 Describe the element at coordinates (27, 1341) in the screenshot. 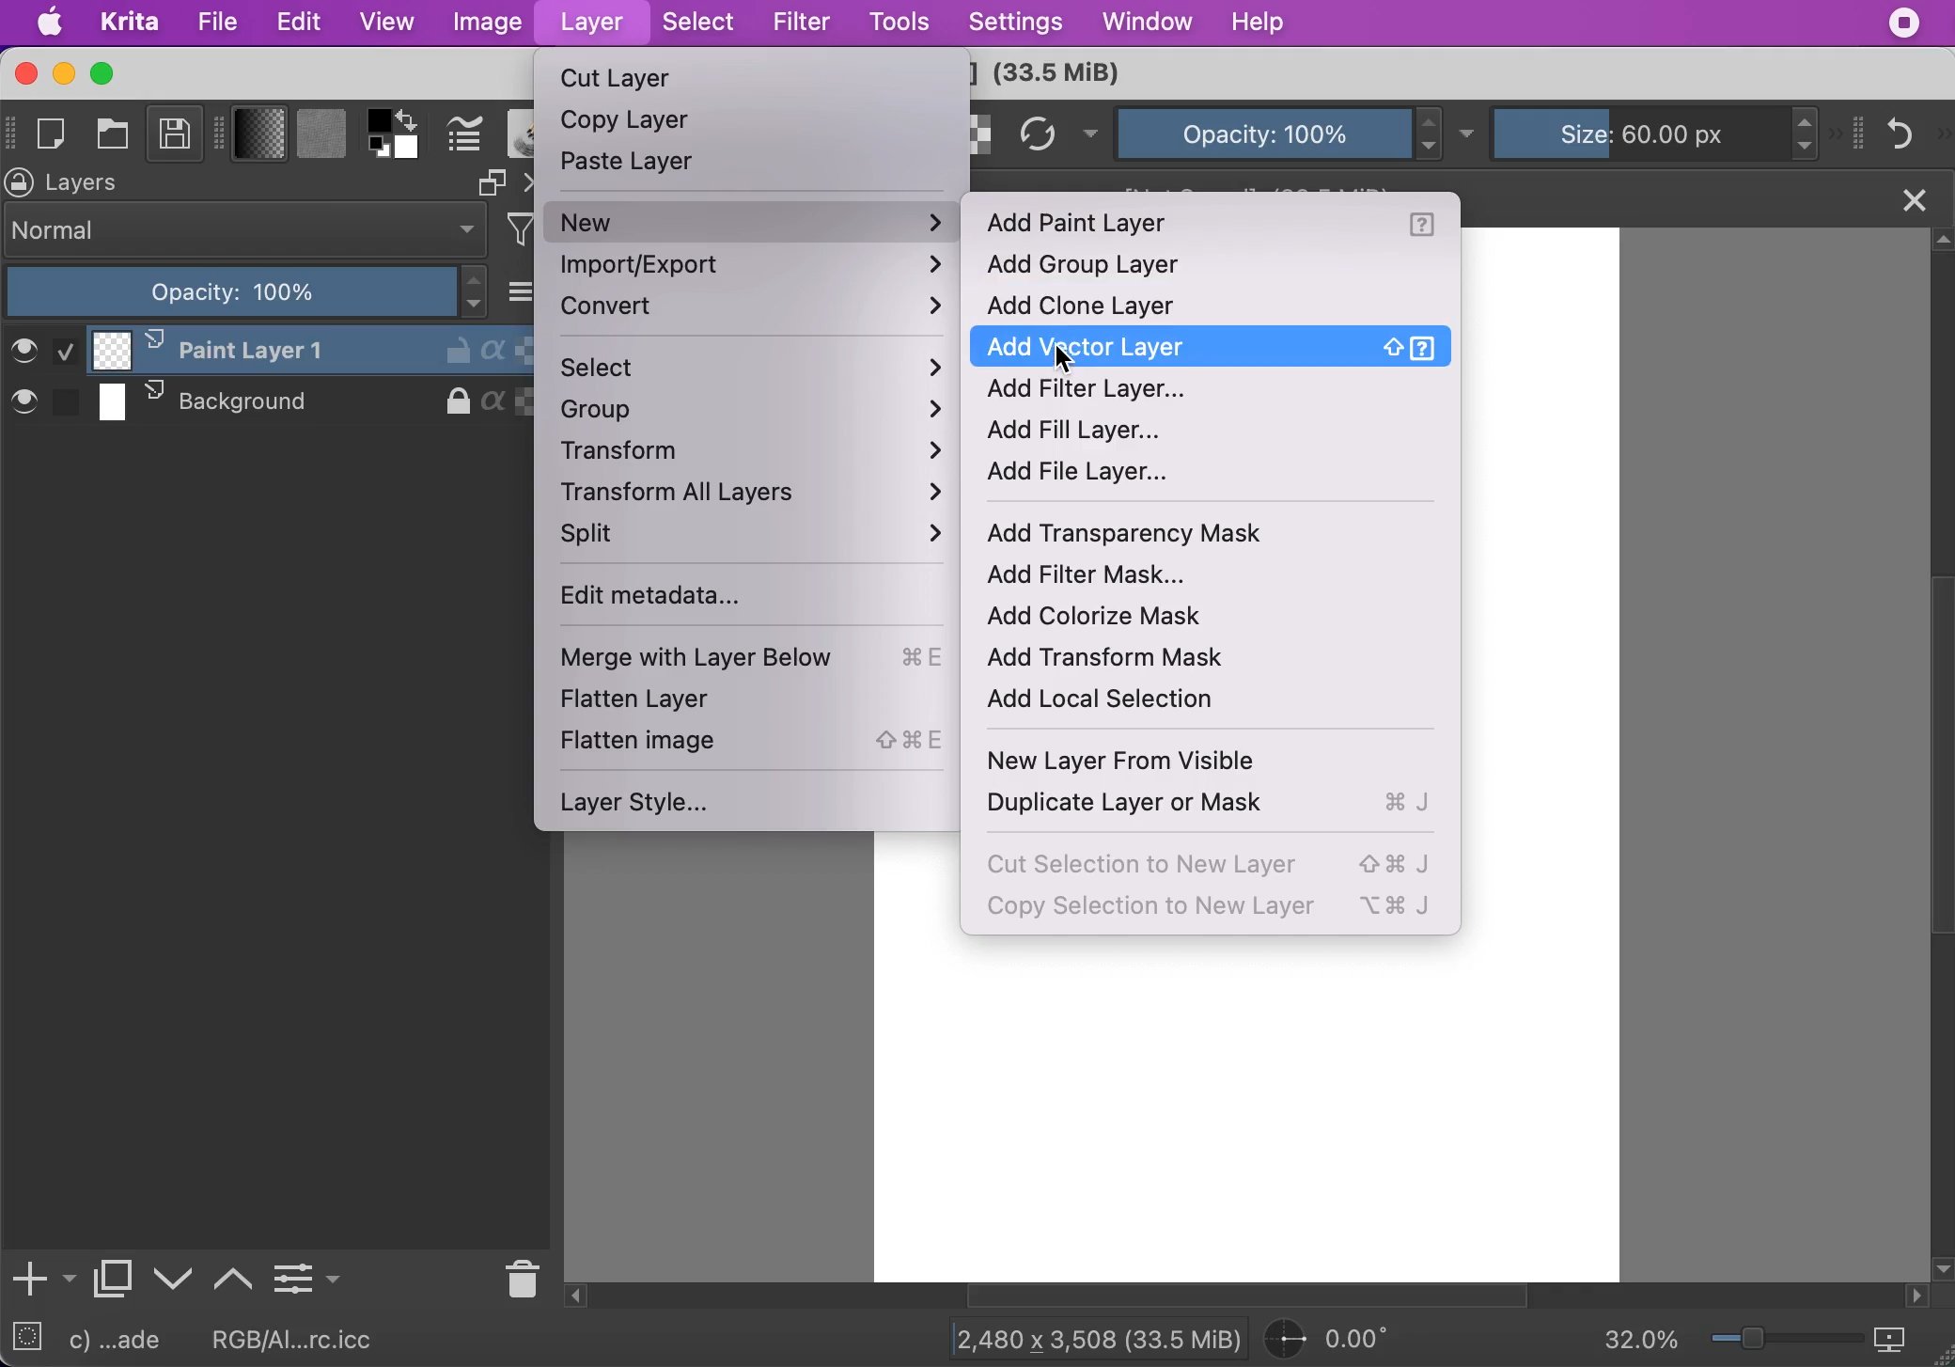

I see `no selection` at that location.